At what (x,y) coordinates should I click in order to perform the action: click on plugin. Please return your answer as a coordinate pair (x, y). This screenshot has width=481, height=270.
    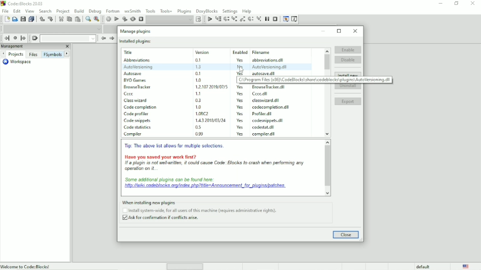
    Looking at the image, I should click on (133, 73).